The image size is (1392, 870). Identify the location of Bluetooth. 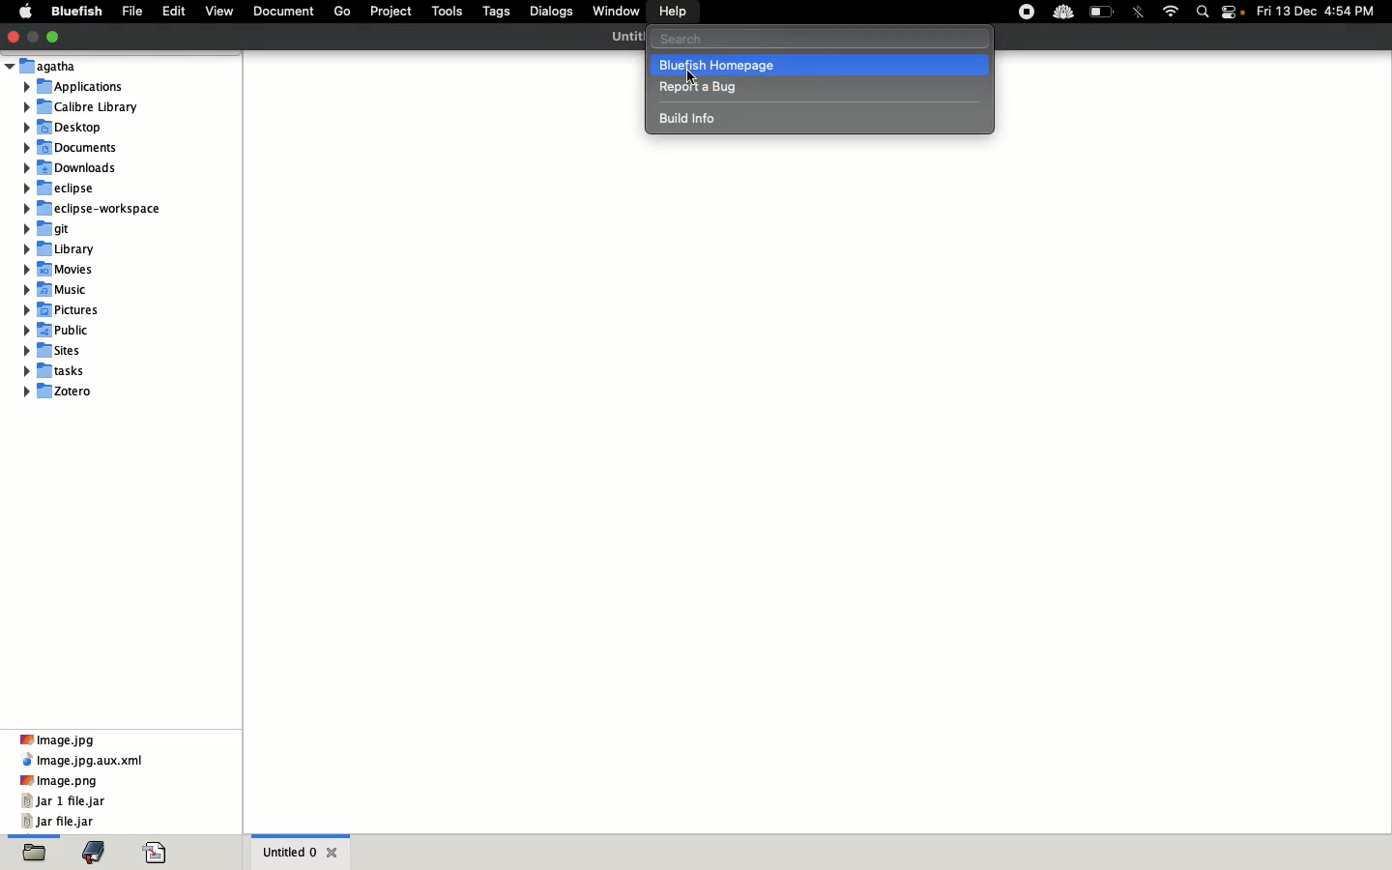
(1139, 14).